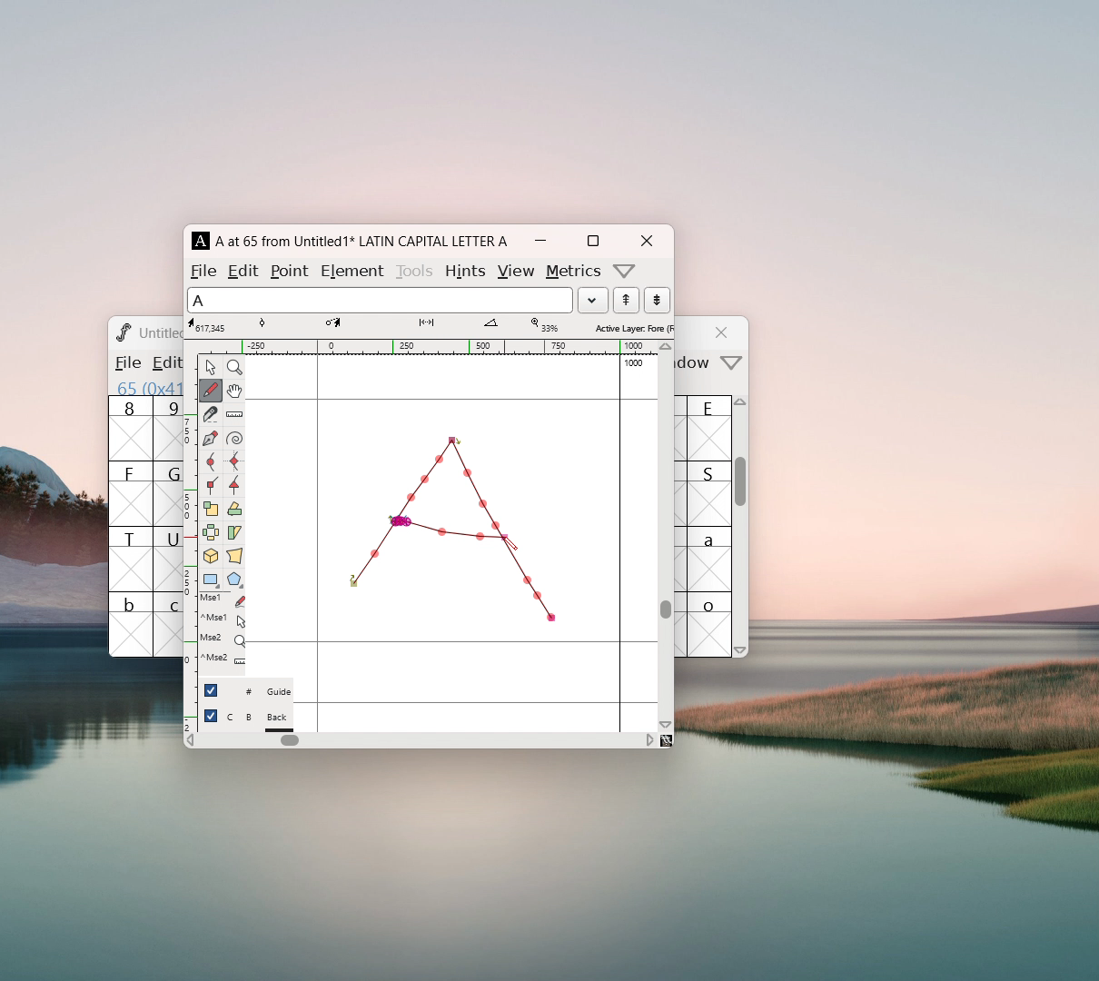 This screenshot has height=981, width=1099. What do you see at coordinates (211, 367) in the screenshot?
I see `pointer` at bounding box center [211, 367].